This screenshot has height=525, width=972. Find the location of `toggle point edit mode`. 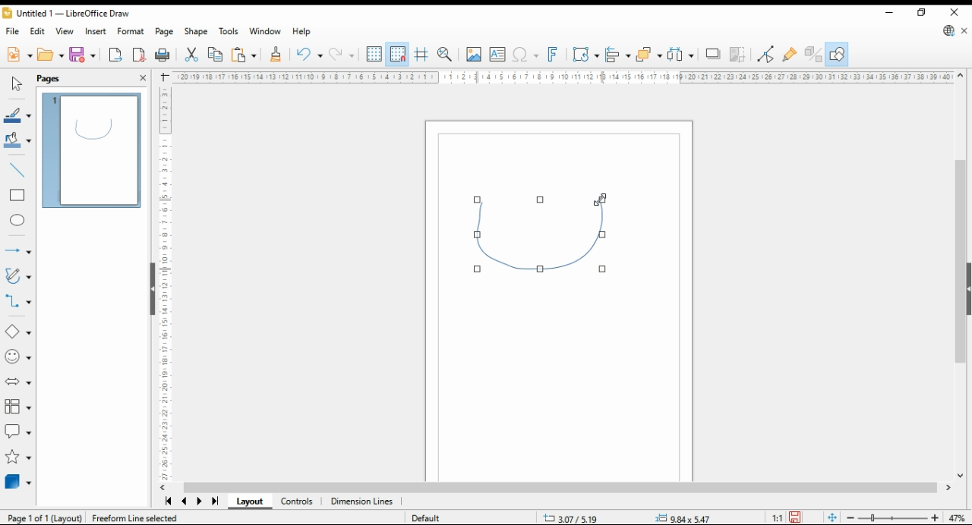

toggle point edit mode is located at coordinates (766, 55).